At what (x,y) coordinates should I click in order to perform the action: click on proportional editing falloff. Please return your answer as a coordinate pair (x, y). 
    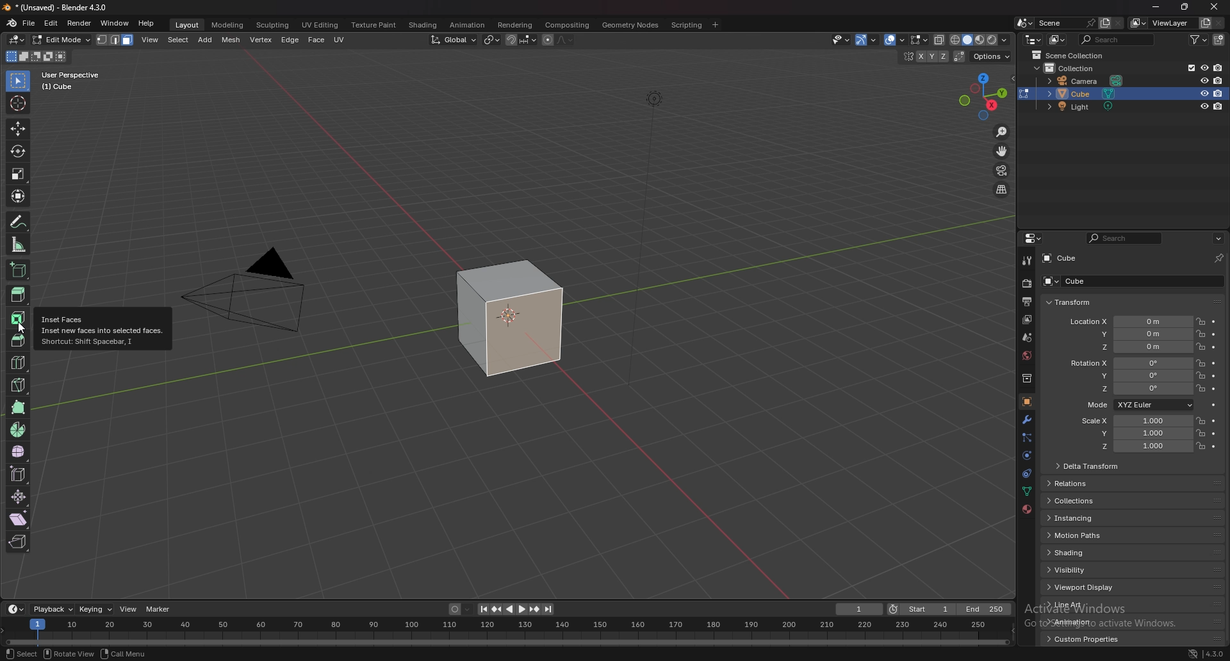
    Looking at the image, I should click on (566, 40).